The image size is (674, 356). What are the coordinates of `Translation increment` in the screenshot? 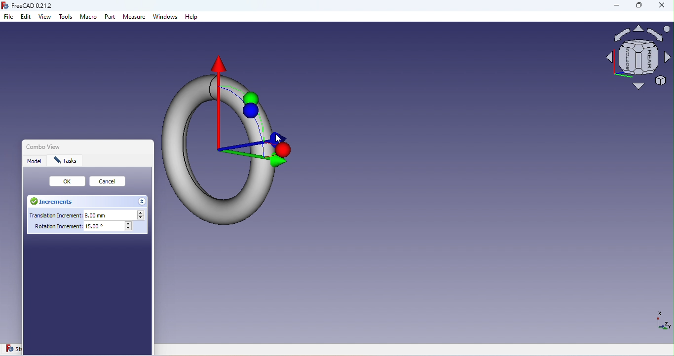 It's located at (80, 215).